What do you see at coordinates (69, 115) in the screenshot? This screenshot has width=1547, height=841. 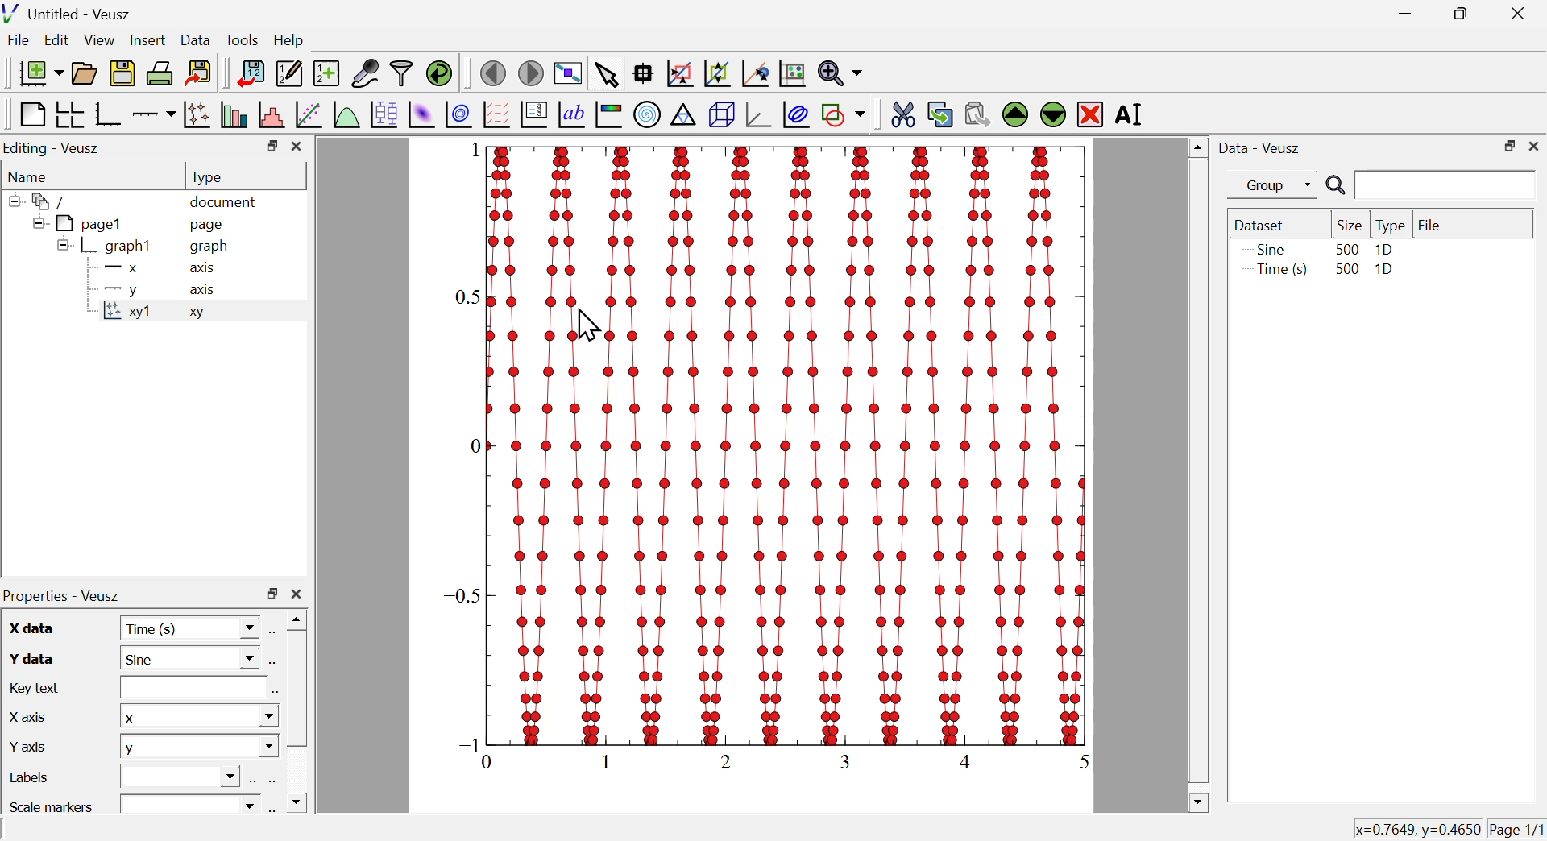 I see `arrange graphs in a grid` at bounding box center [69, 115].